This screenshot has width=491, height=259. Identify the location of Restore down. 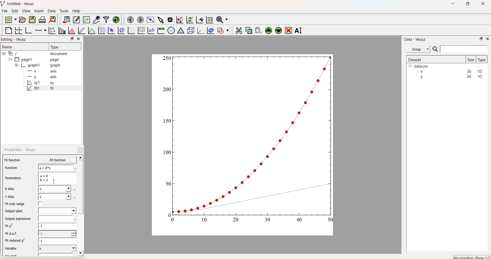
(71, 39).